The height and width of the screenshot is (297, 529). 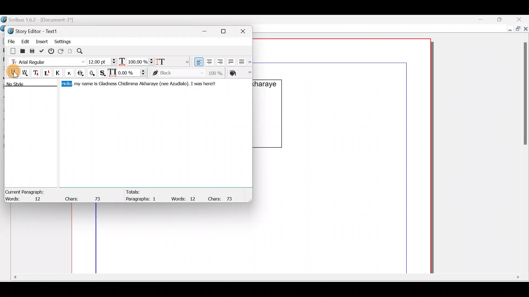 What do you see at coordinates (26, 199) in the screenshot?
I see `Words: 12` at bounding box center [26, 199].